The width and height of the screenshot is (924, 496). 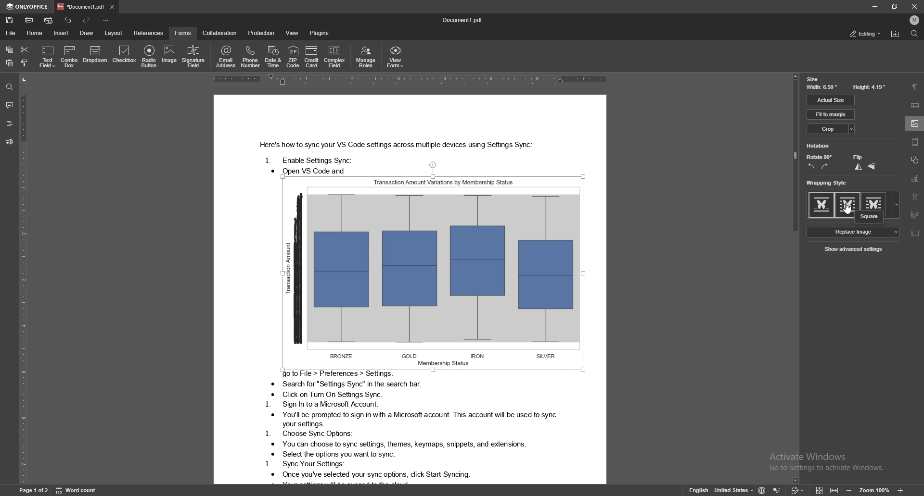 I want to click on profile, so click(x=914, y=20).